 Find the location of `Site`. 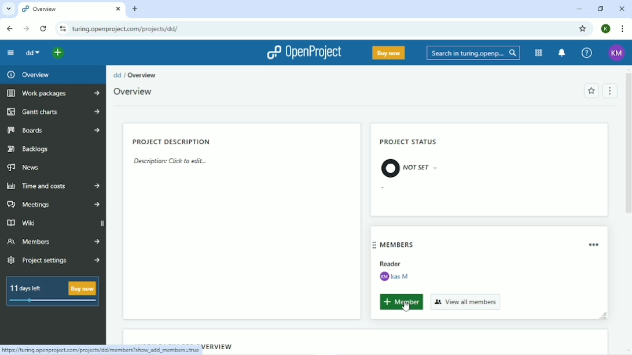

Site is located at coordinates (126, 29).